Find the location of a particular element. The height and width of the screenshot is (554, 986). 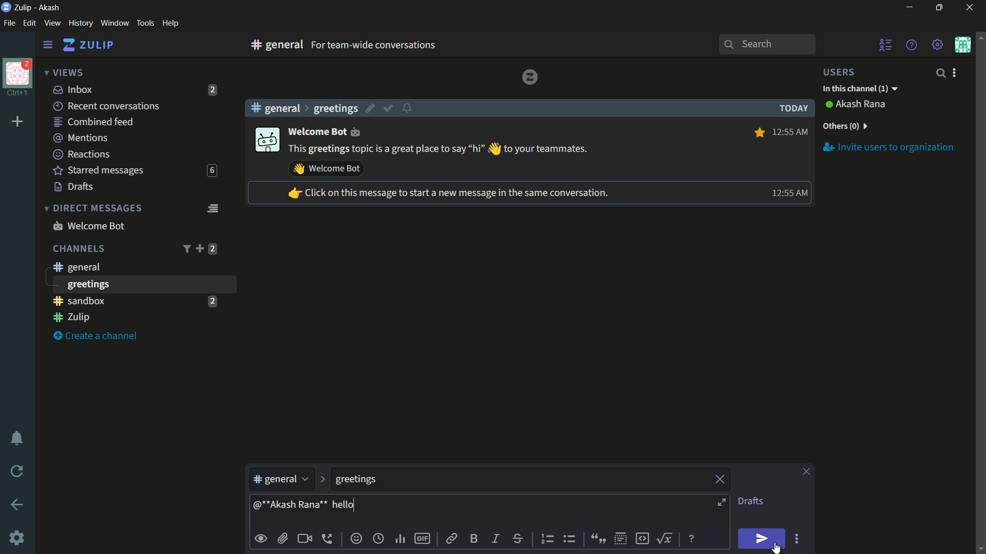

add channel is located at coordinates (199, 248).